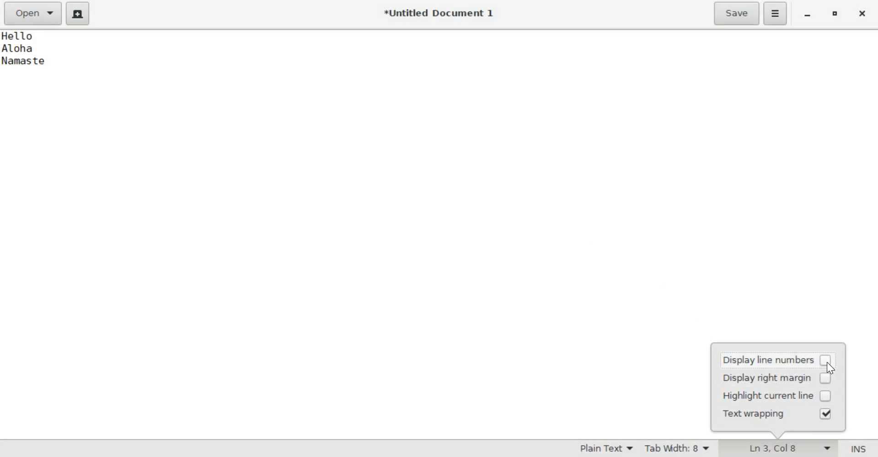 This screenshot has height=457, width=878. I want to click on Save the current file, so click(736, 14).